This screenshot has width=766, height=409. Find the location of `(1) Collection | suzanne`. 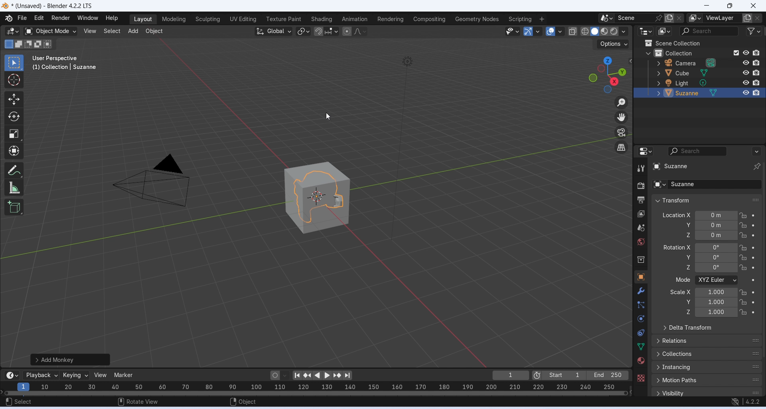

(1) Collection | suzanne is located at coordinates (65, 67).